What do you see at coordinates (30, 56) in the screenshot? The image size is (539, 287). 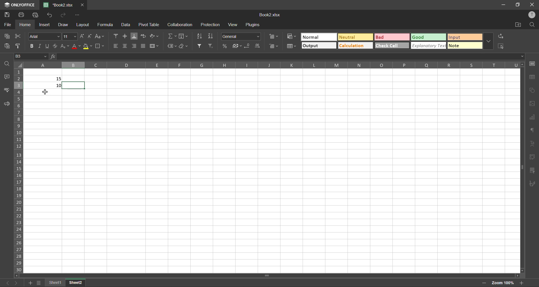 I see `B3` at bounding box center [30, 56].